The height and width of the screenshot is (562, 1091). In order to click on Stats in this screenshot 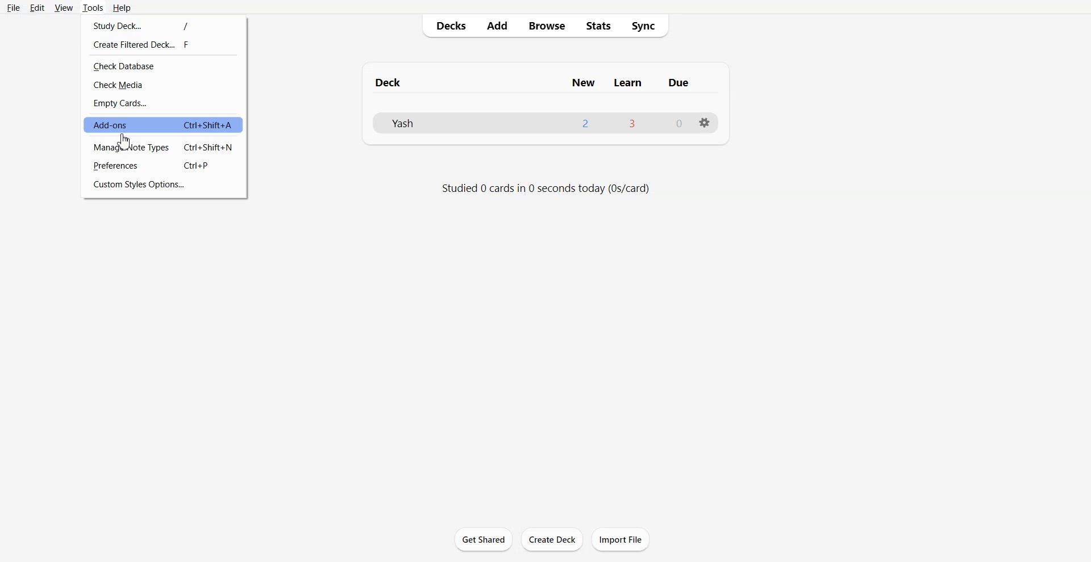, I will do `click(598, 26)`.